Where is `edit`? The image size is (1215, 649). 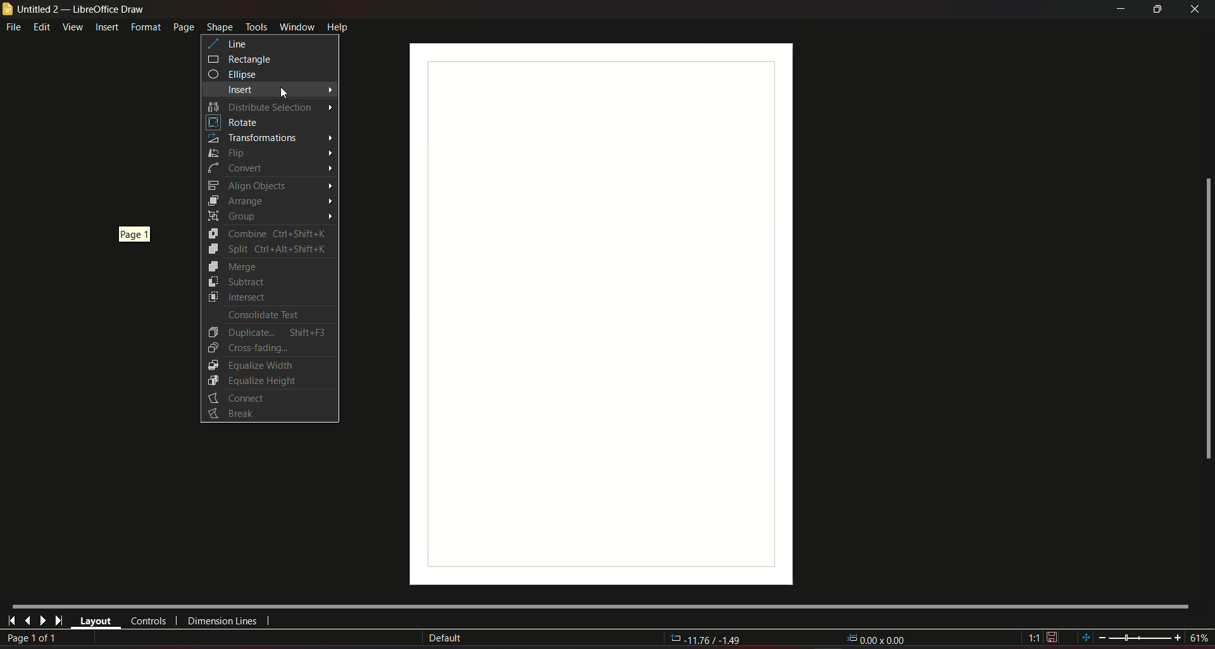
edit is located at coordinates (42, 27).